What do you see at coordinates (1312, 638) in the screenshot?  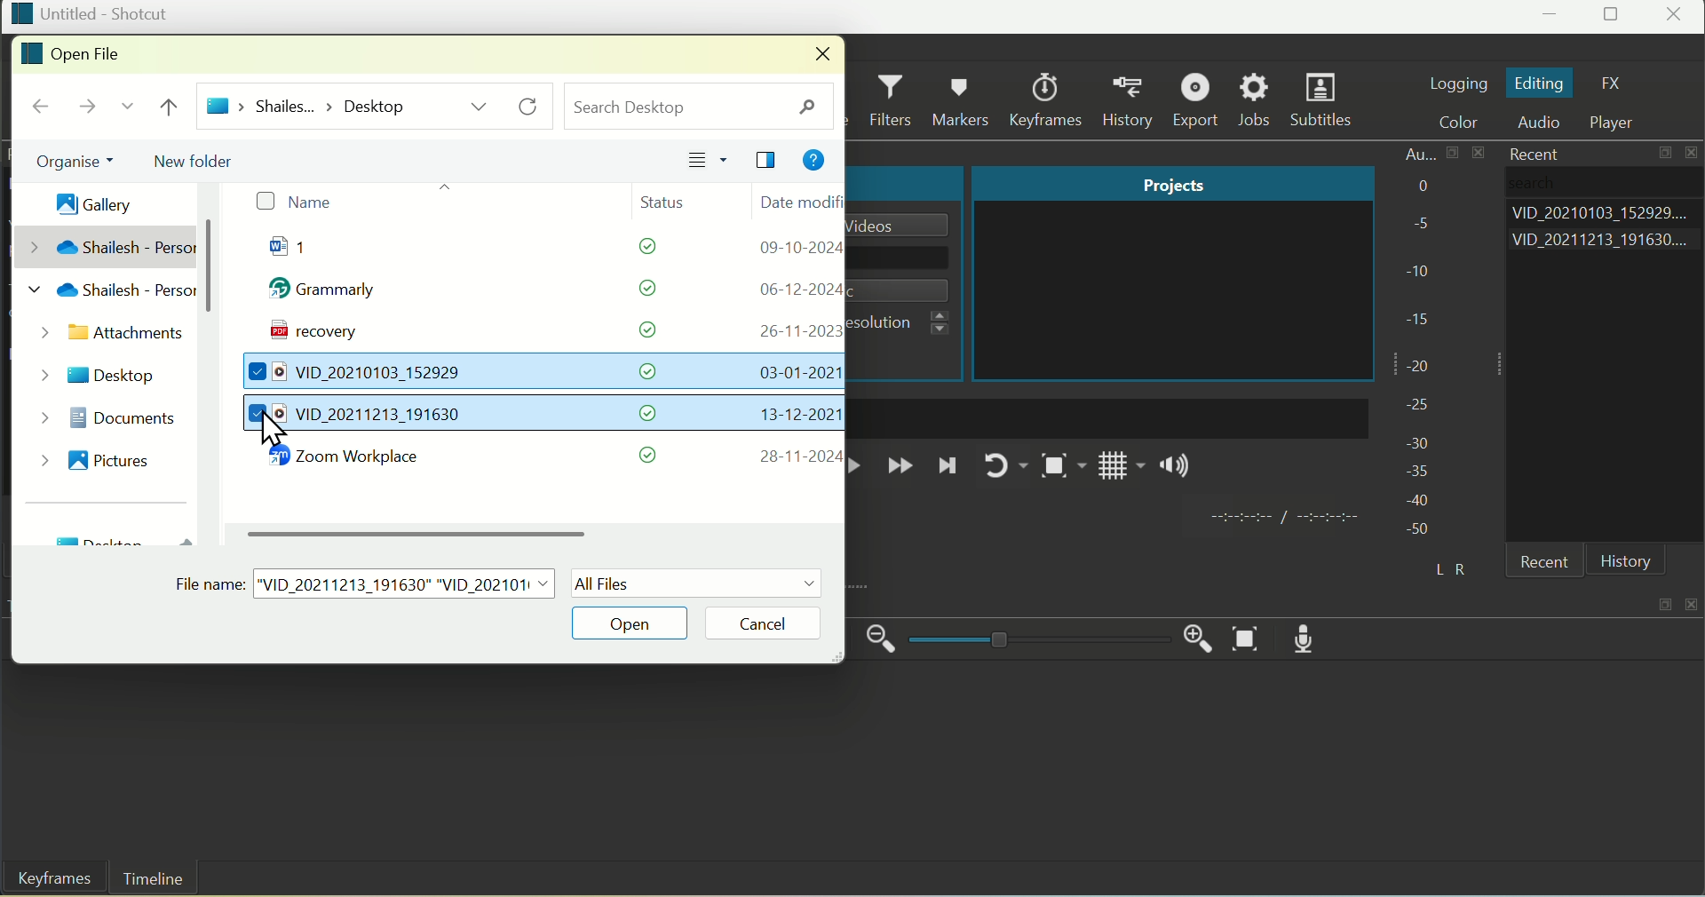 I see `Mic` at bounding box center [1312, 638].